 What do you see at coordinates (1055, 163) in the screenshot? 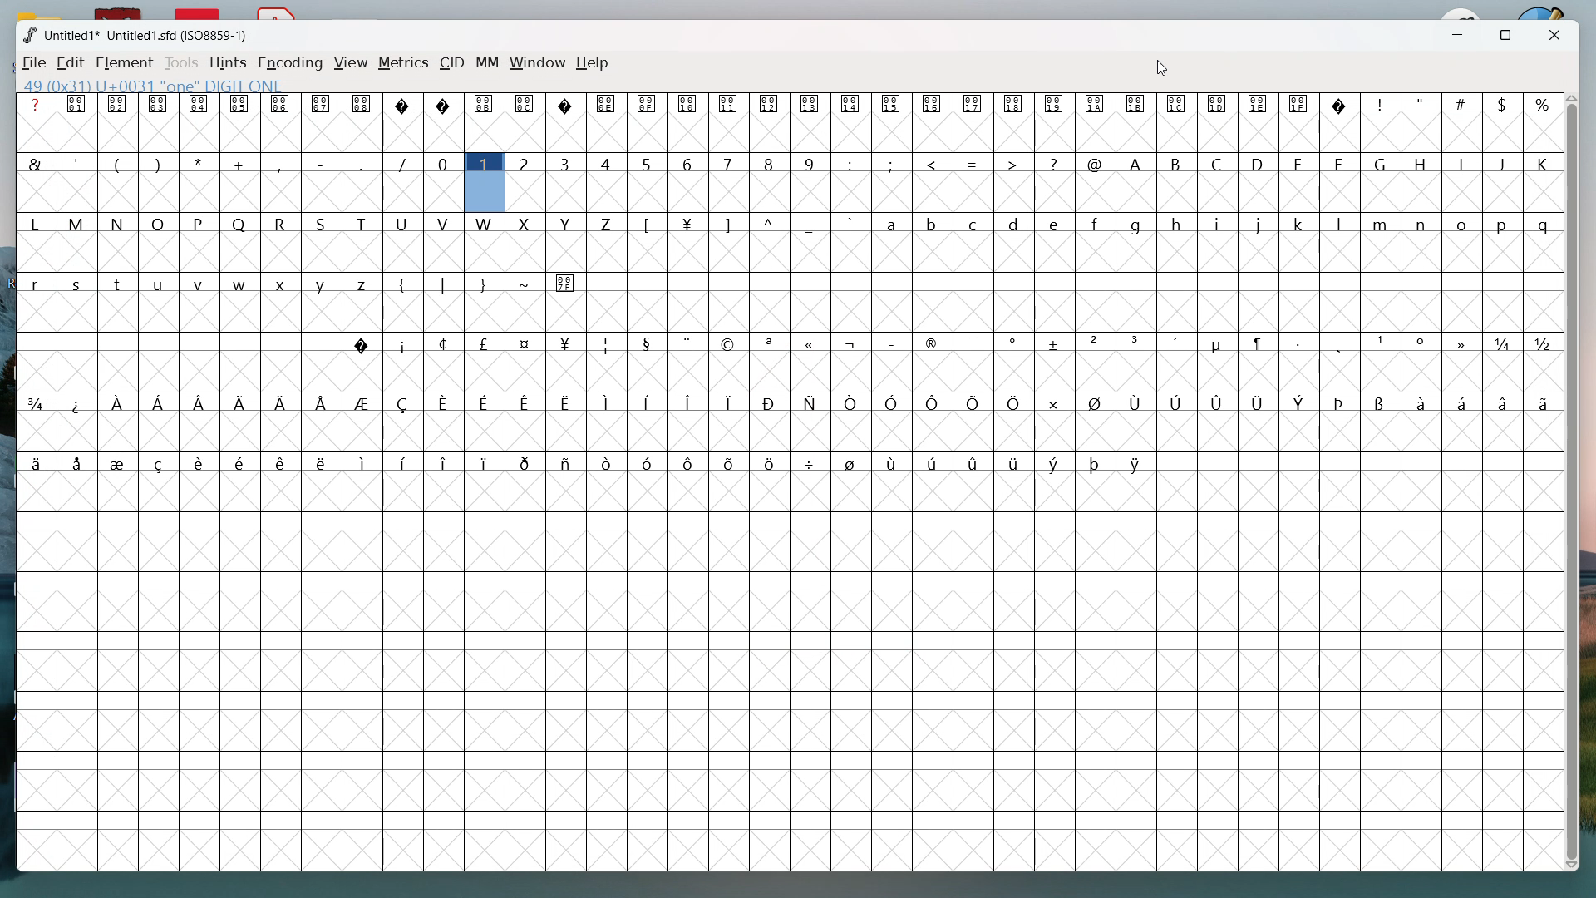
I see `?` at bounding box center [1055, 163].